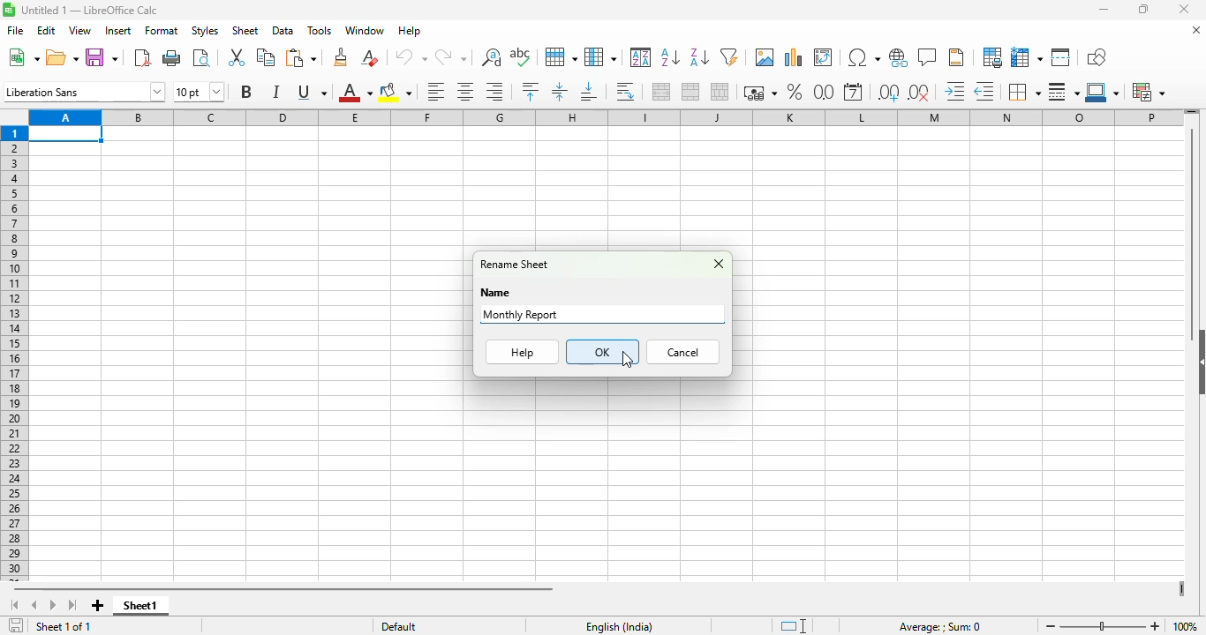  Describe the element at coordinates (1198, 362) in the screenshot. I see `show` at that location.